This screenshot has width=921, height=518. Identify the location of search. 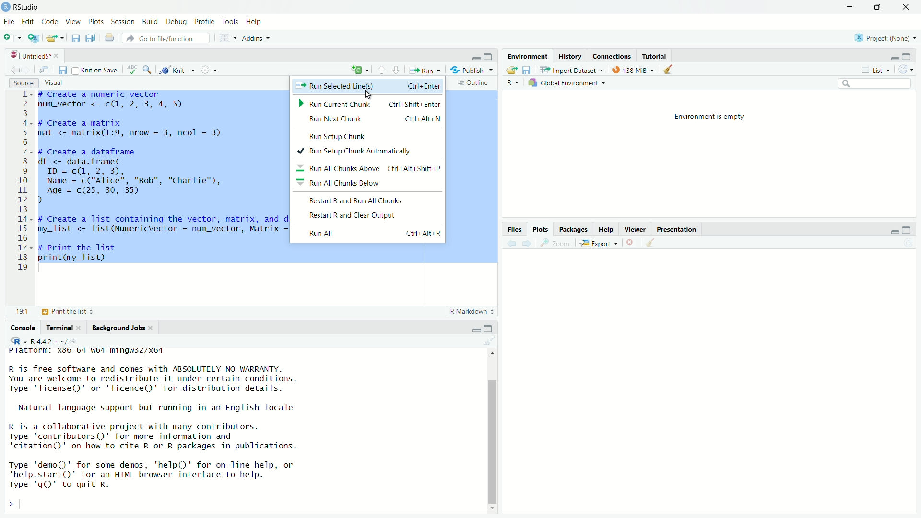
(149, 70).